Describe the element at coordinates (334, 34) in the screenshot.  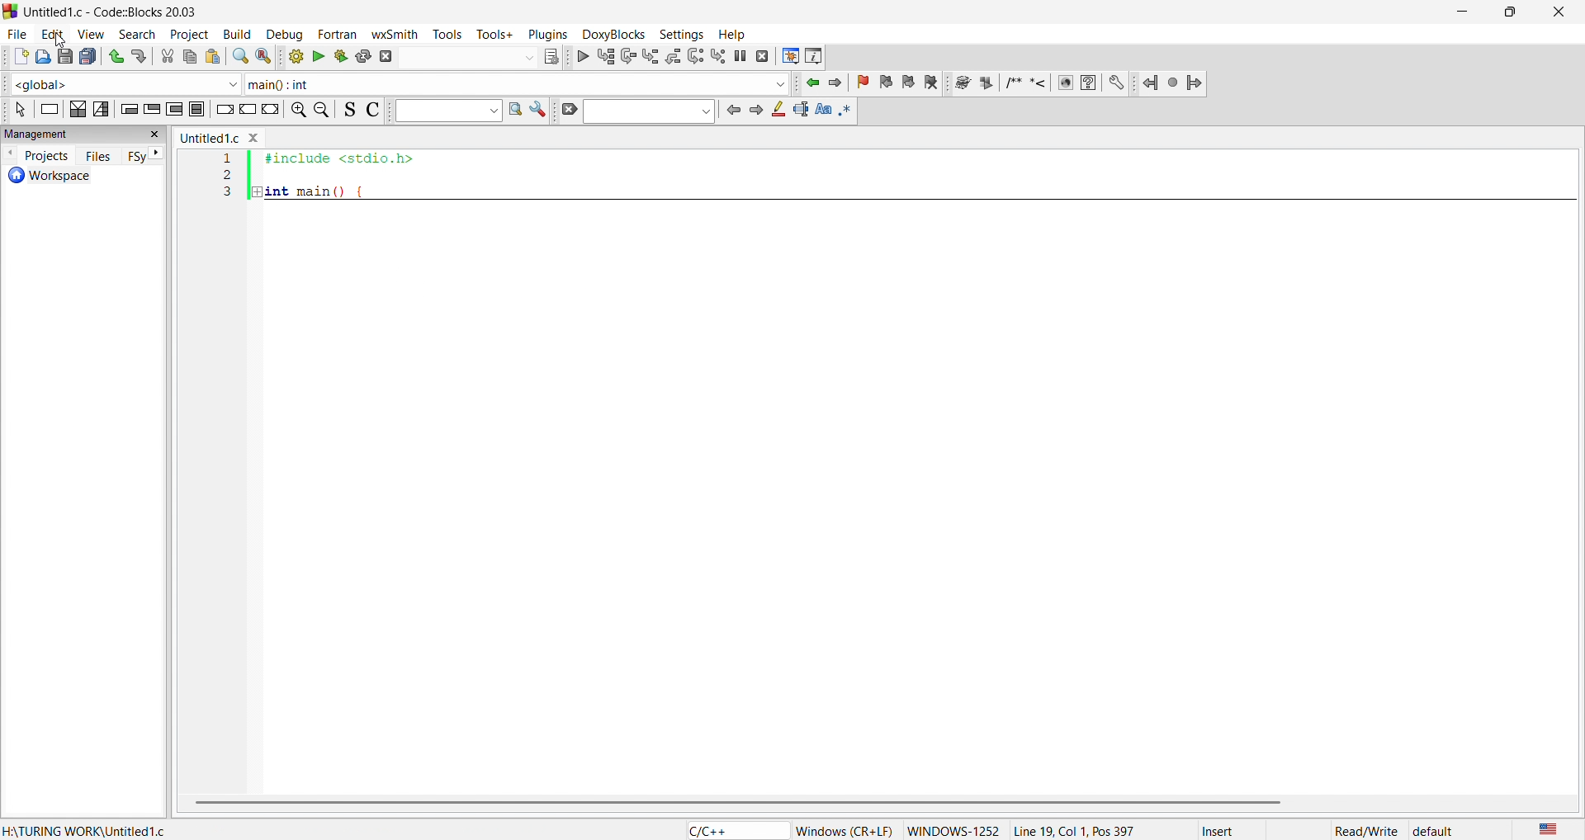
I see `fortran` at that location.